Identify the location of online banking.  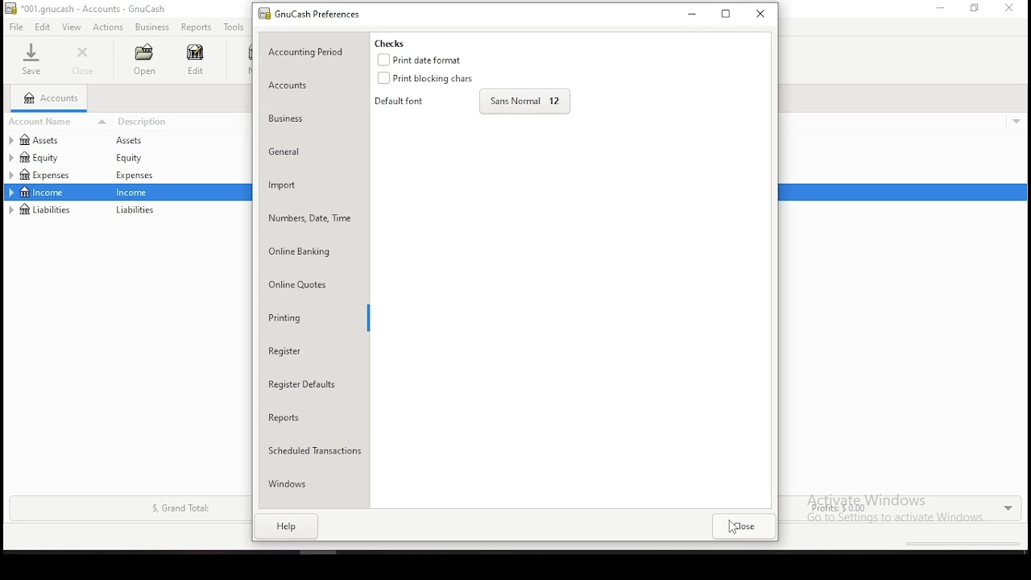
(311, 253).